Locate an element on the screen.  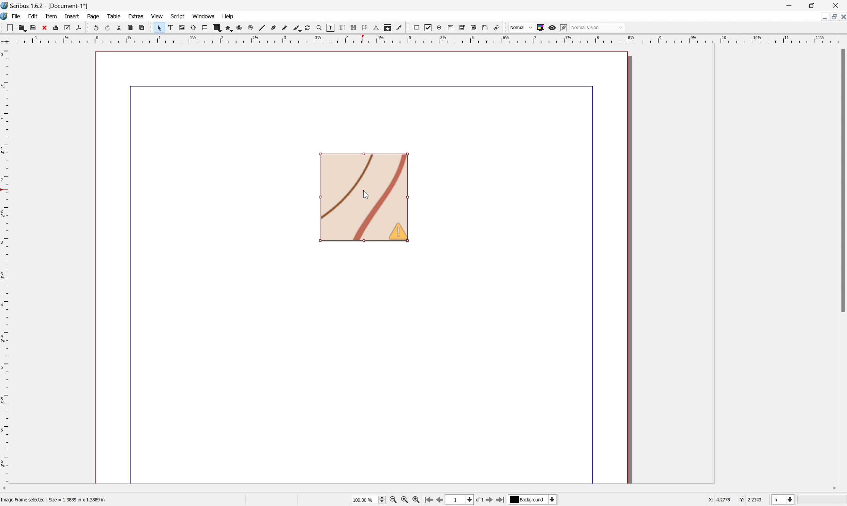
Copy is located at coordinates (130, 28).